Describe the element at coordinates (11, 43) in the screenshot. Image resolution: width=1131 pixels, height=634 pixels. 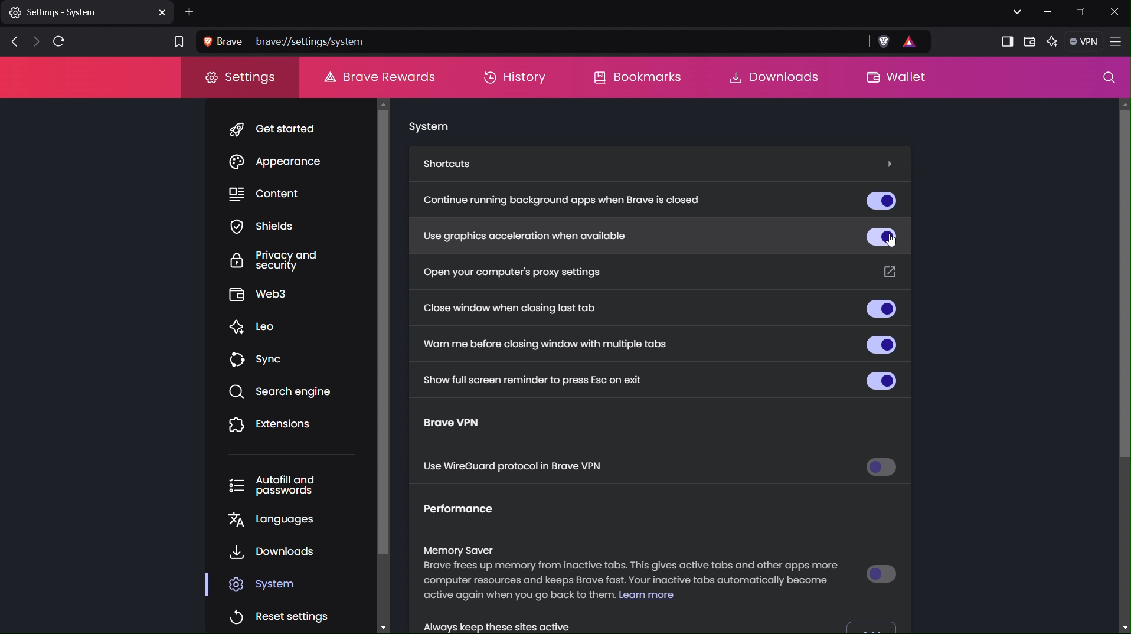
I see `Previous Tab` at that location.